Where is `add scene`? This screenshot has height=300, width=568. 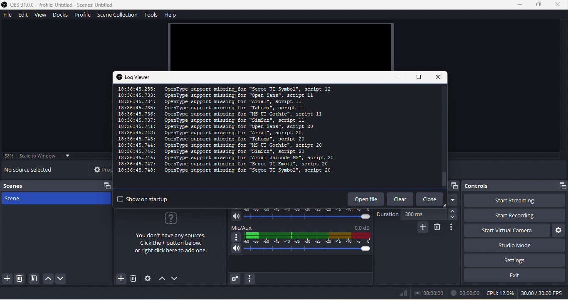
add scene is located at coordinates (7, 280).